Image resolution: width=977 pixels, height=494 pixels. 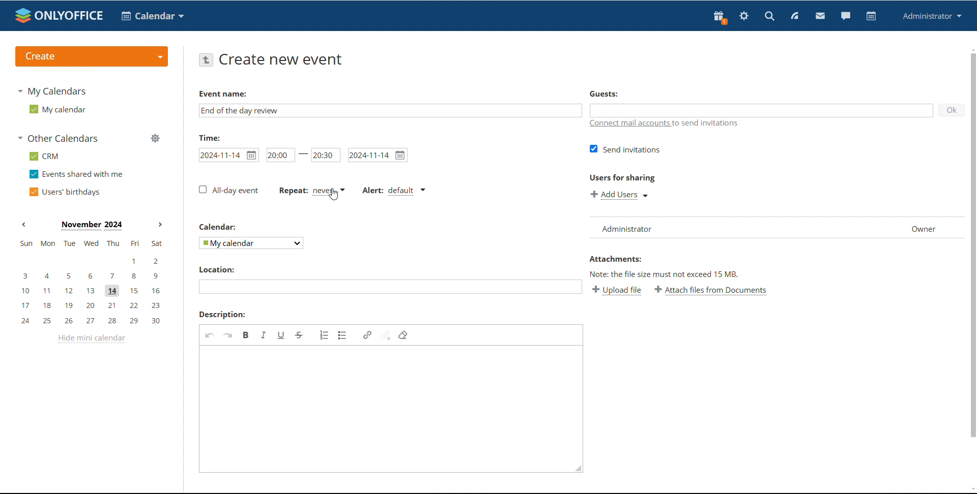 I want to click on 10, 11, 12, 13, 14, 15, 16, so click(x=93, y=291).